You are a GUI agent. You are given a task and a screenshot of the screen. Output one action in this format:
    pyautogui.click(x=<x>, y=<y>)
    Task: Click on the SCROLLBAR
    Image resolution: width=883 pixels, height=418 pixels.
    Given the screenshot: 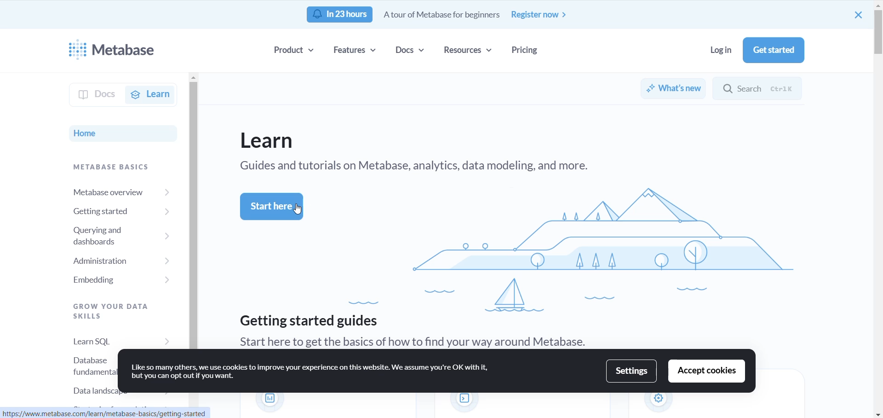 What is the action you would take?
    pyautogui.click(x=191, y=215)
    